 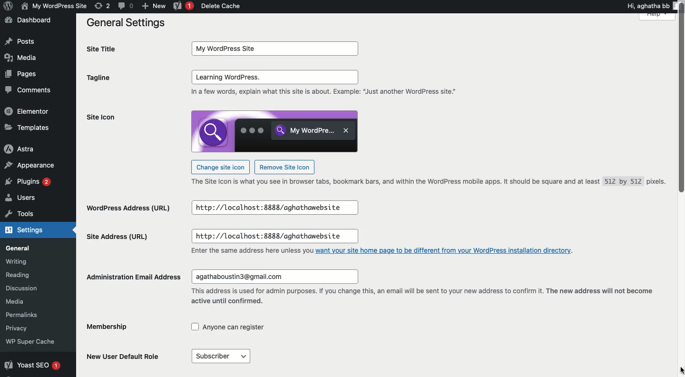 What do you see at coordinates (323, 95) in the screenshot?
I see `In a few words, explain what this site is about. Example: “Just another WordPress site.”` at bounding box center [323, 95].